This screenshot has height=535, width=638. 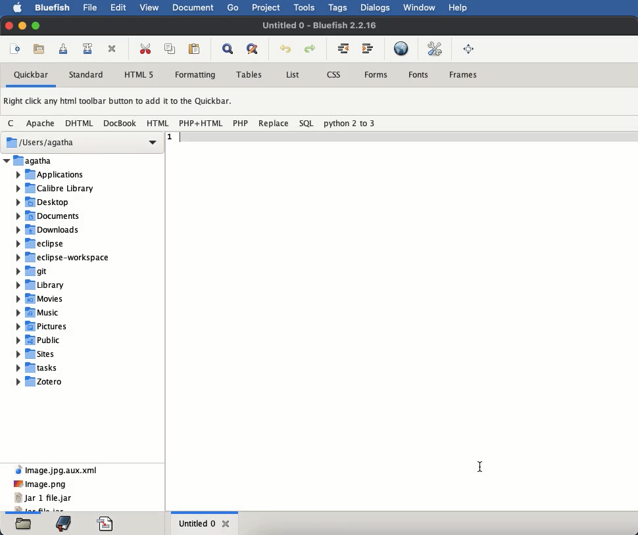 I want to click on minimize, so click(x=23, y=26).